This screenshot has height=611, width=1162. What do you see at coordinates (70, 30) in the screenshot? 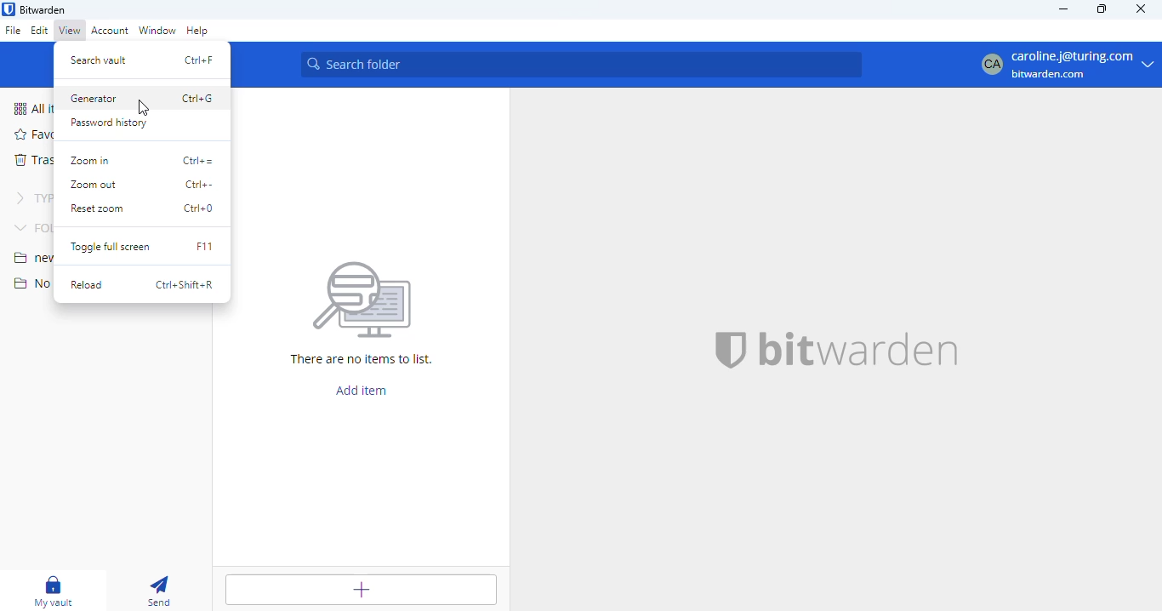
I see `view` at bounding box center [70, 30].